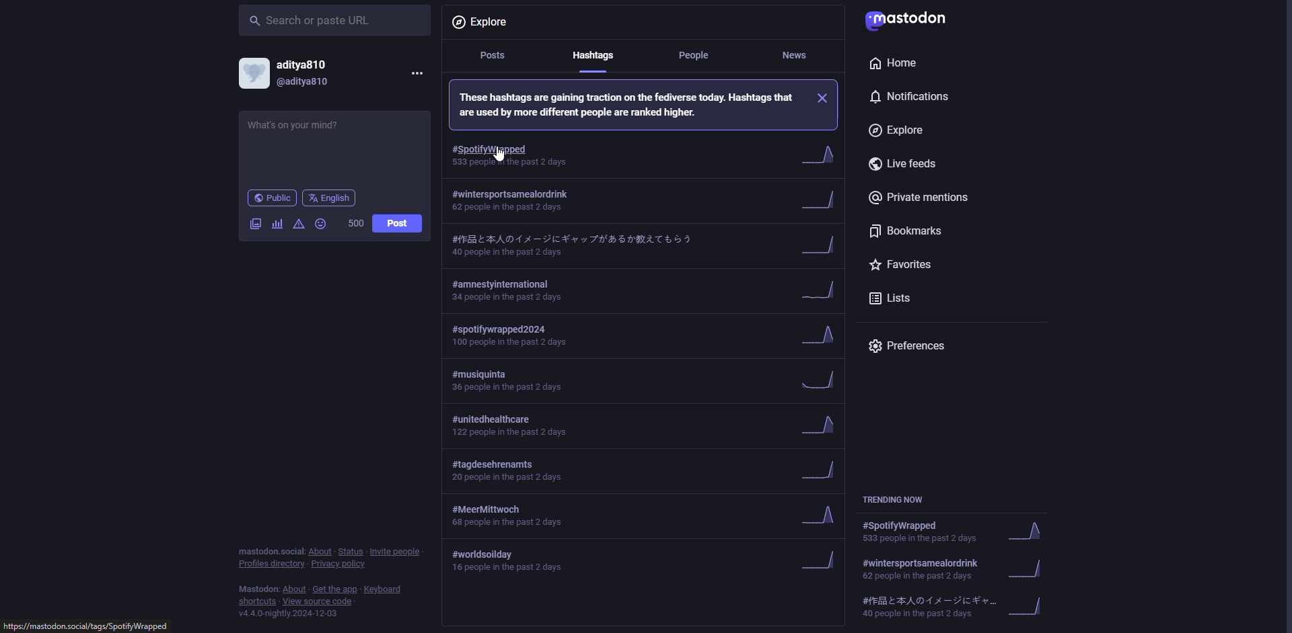 The width and height of the screenshot is (1292, 633). I want to click on poll, so click(277, 224).